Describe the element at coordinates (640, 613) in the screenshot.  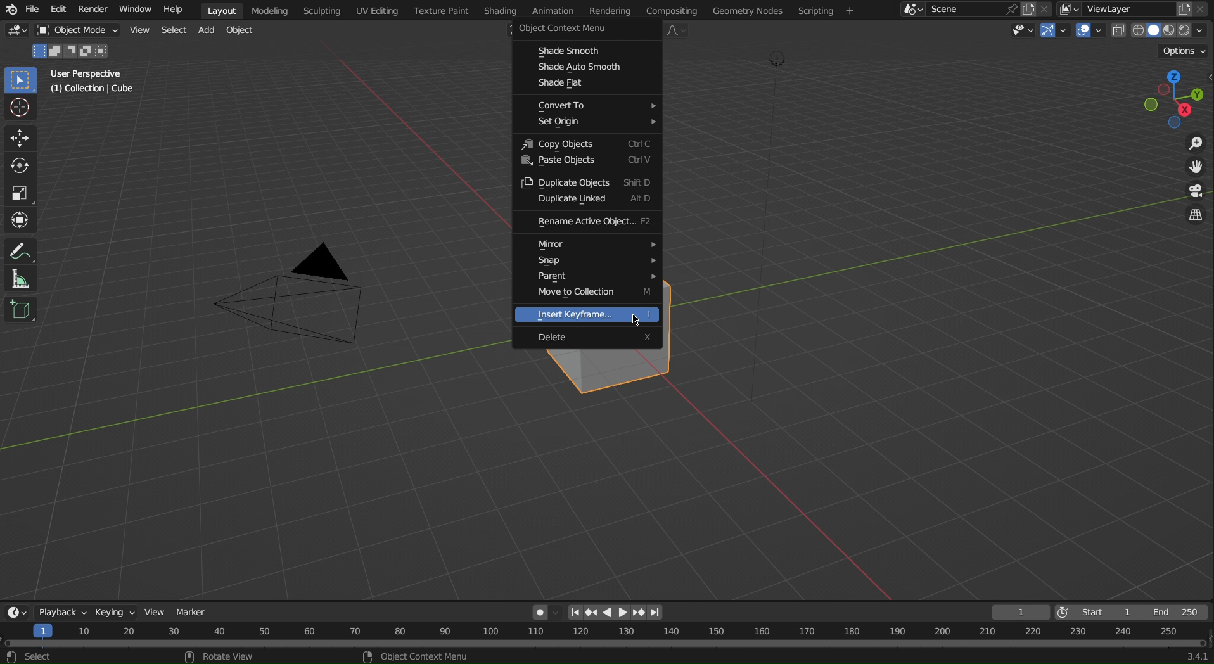
I see `next` at that location.